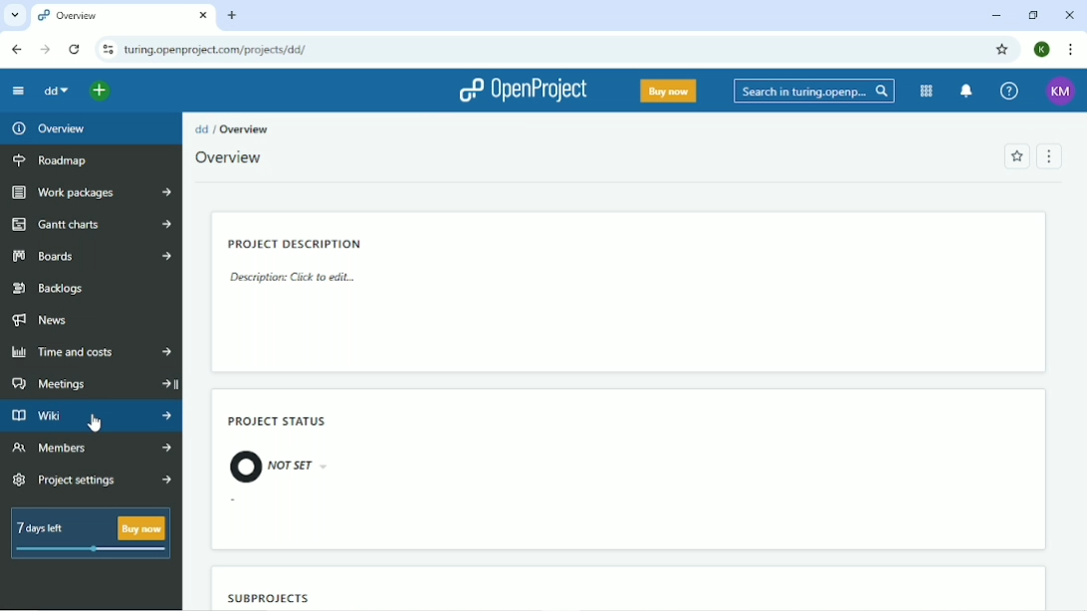  I want to click on Close, so click(1069, 17).